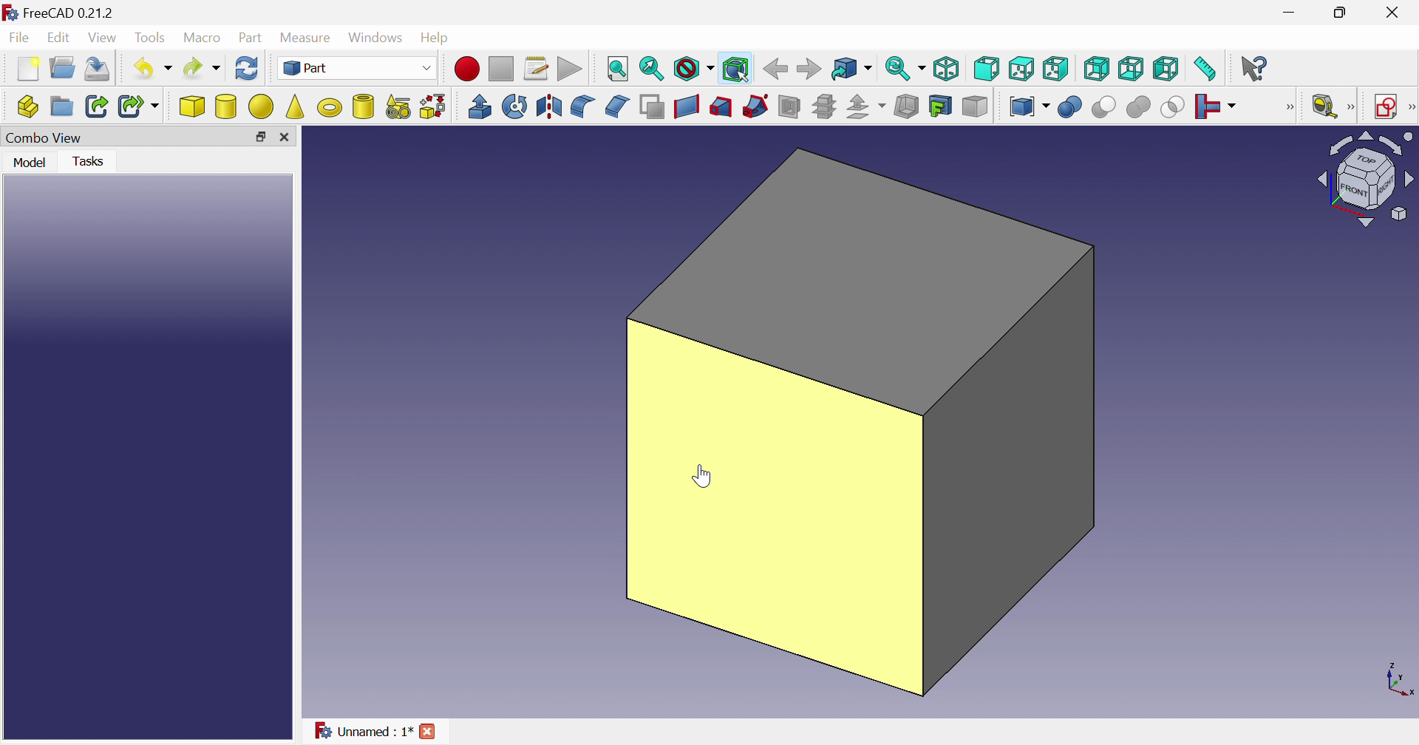 The image size is (1419, 745). What do you see at coordinates (1347, 12) in the screenshot?
I see `Restore down` at bounding box center [1347, 12].